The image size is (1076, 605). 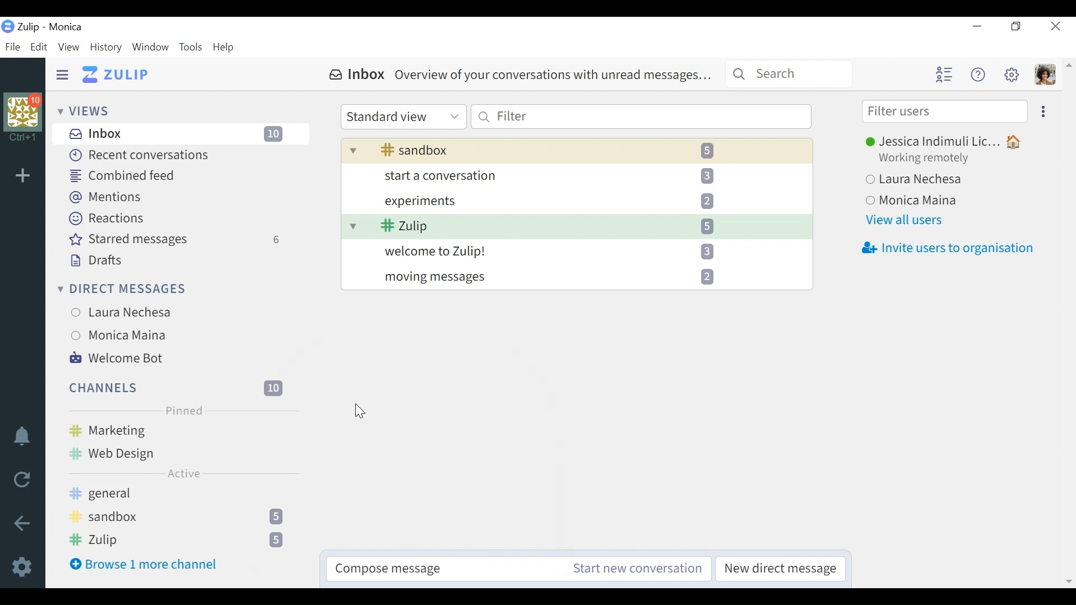 What do you see at coordinates (109, 218) in the screenshot?
I see `Reactions` at bounding box center [109, 218].